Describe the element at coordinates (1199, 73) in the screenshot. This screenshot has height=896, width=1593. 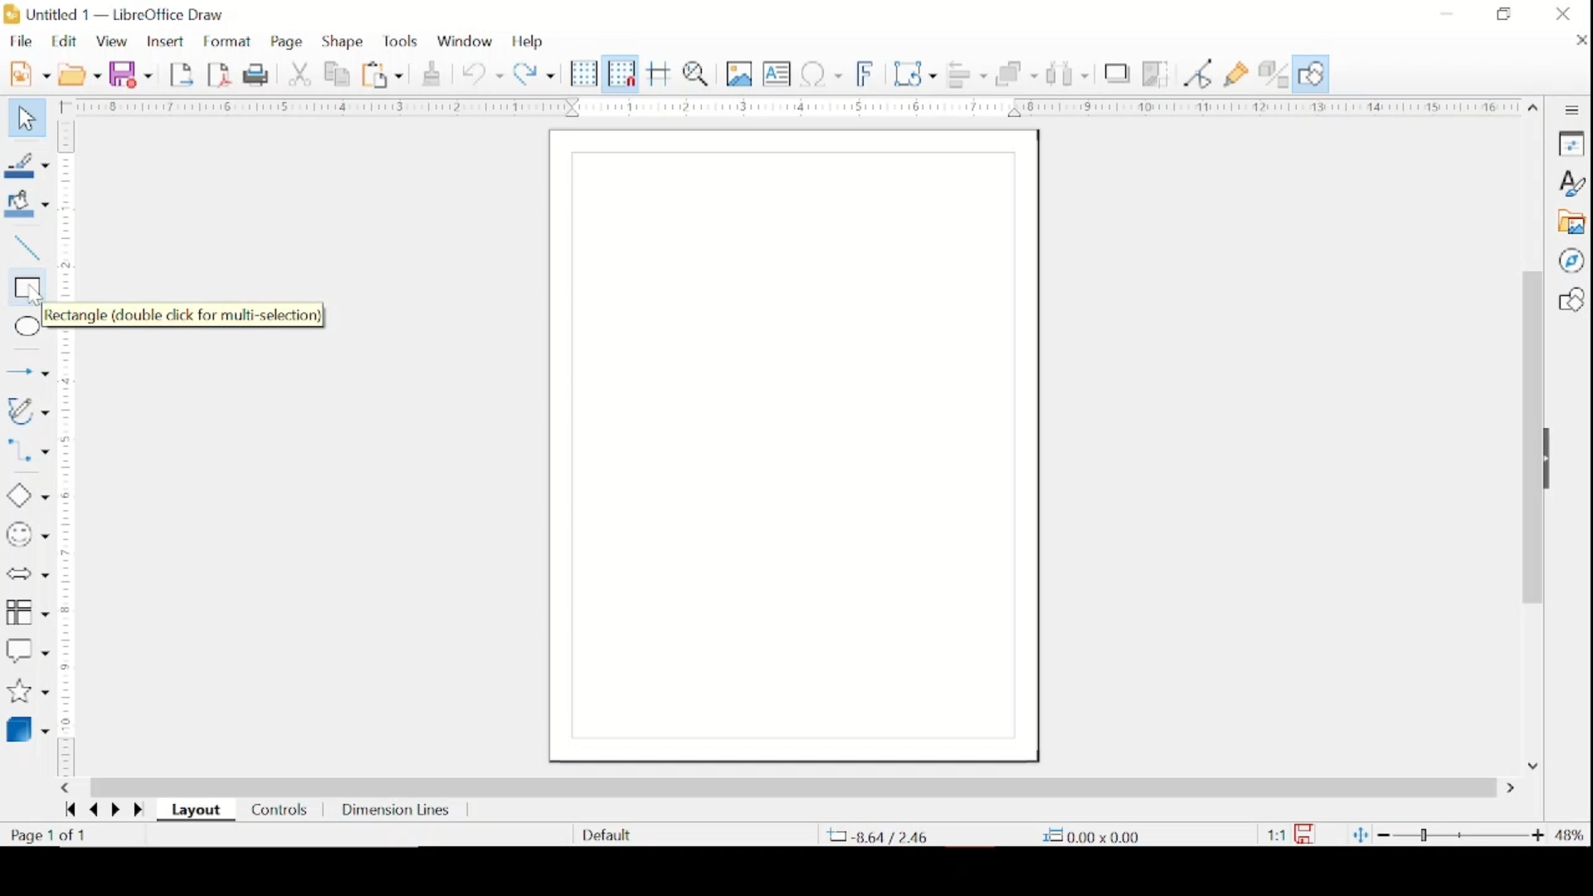
I see `toggle point edit mode` at that location.